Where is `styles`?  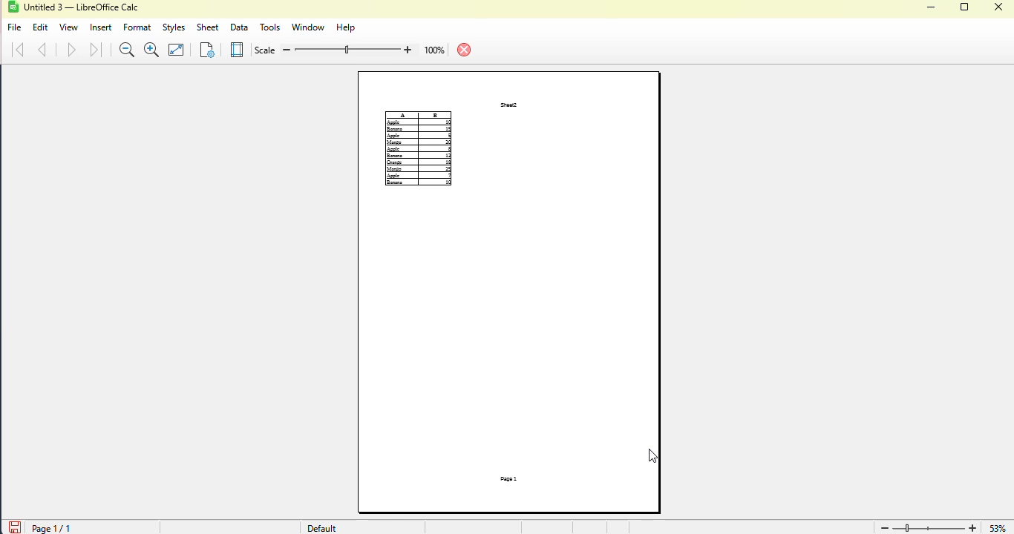
styles is located at coordinates (174, 28).